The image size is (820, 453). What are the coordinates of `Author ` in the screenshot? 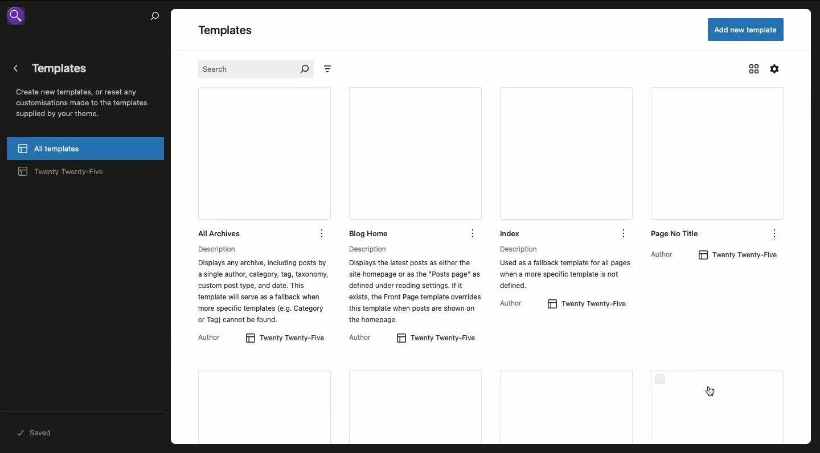 It's located at (362, 337).